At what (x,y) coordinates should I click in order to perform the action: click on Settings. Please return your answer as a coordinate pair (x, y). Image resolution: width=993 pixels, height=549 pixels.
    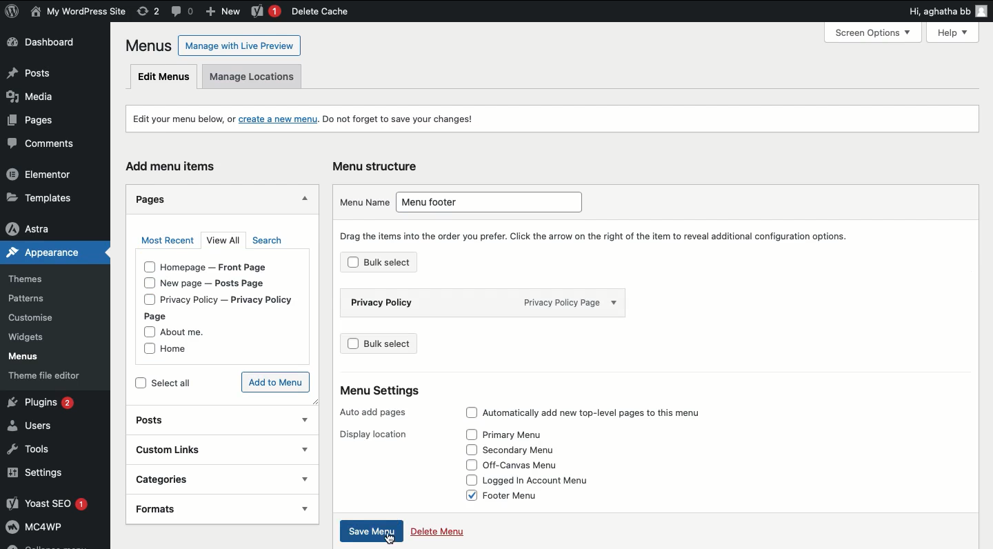
    Looking at the image, I should click on (52, 474).